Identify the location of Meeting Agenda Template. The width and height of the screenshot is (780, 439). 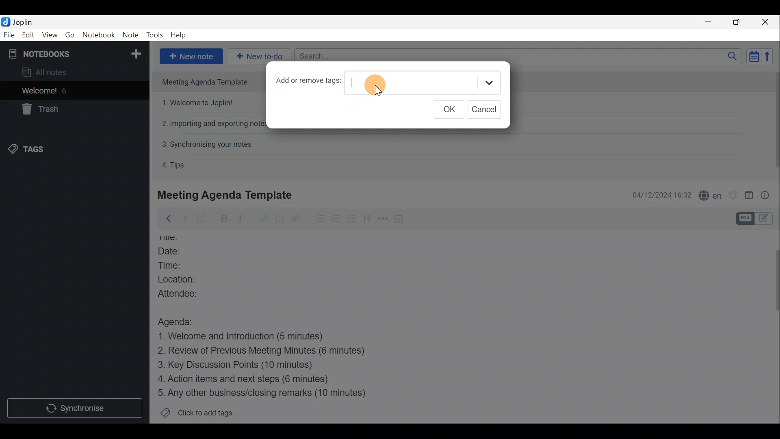
(208, 82).